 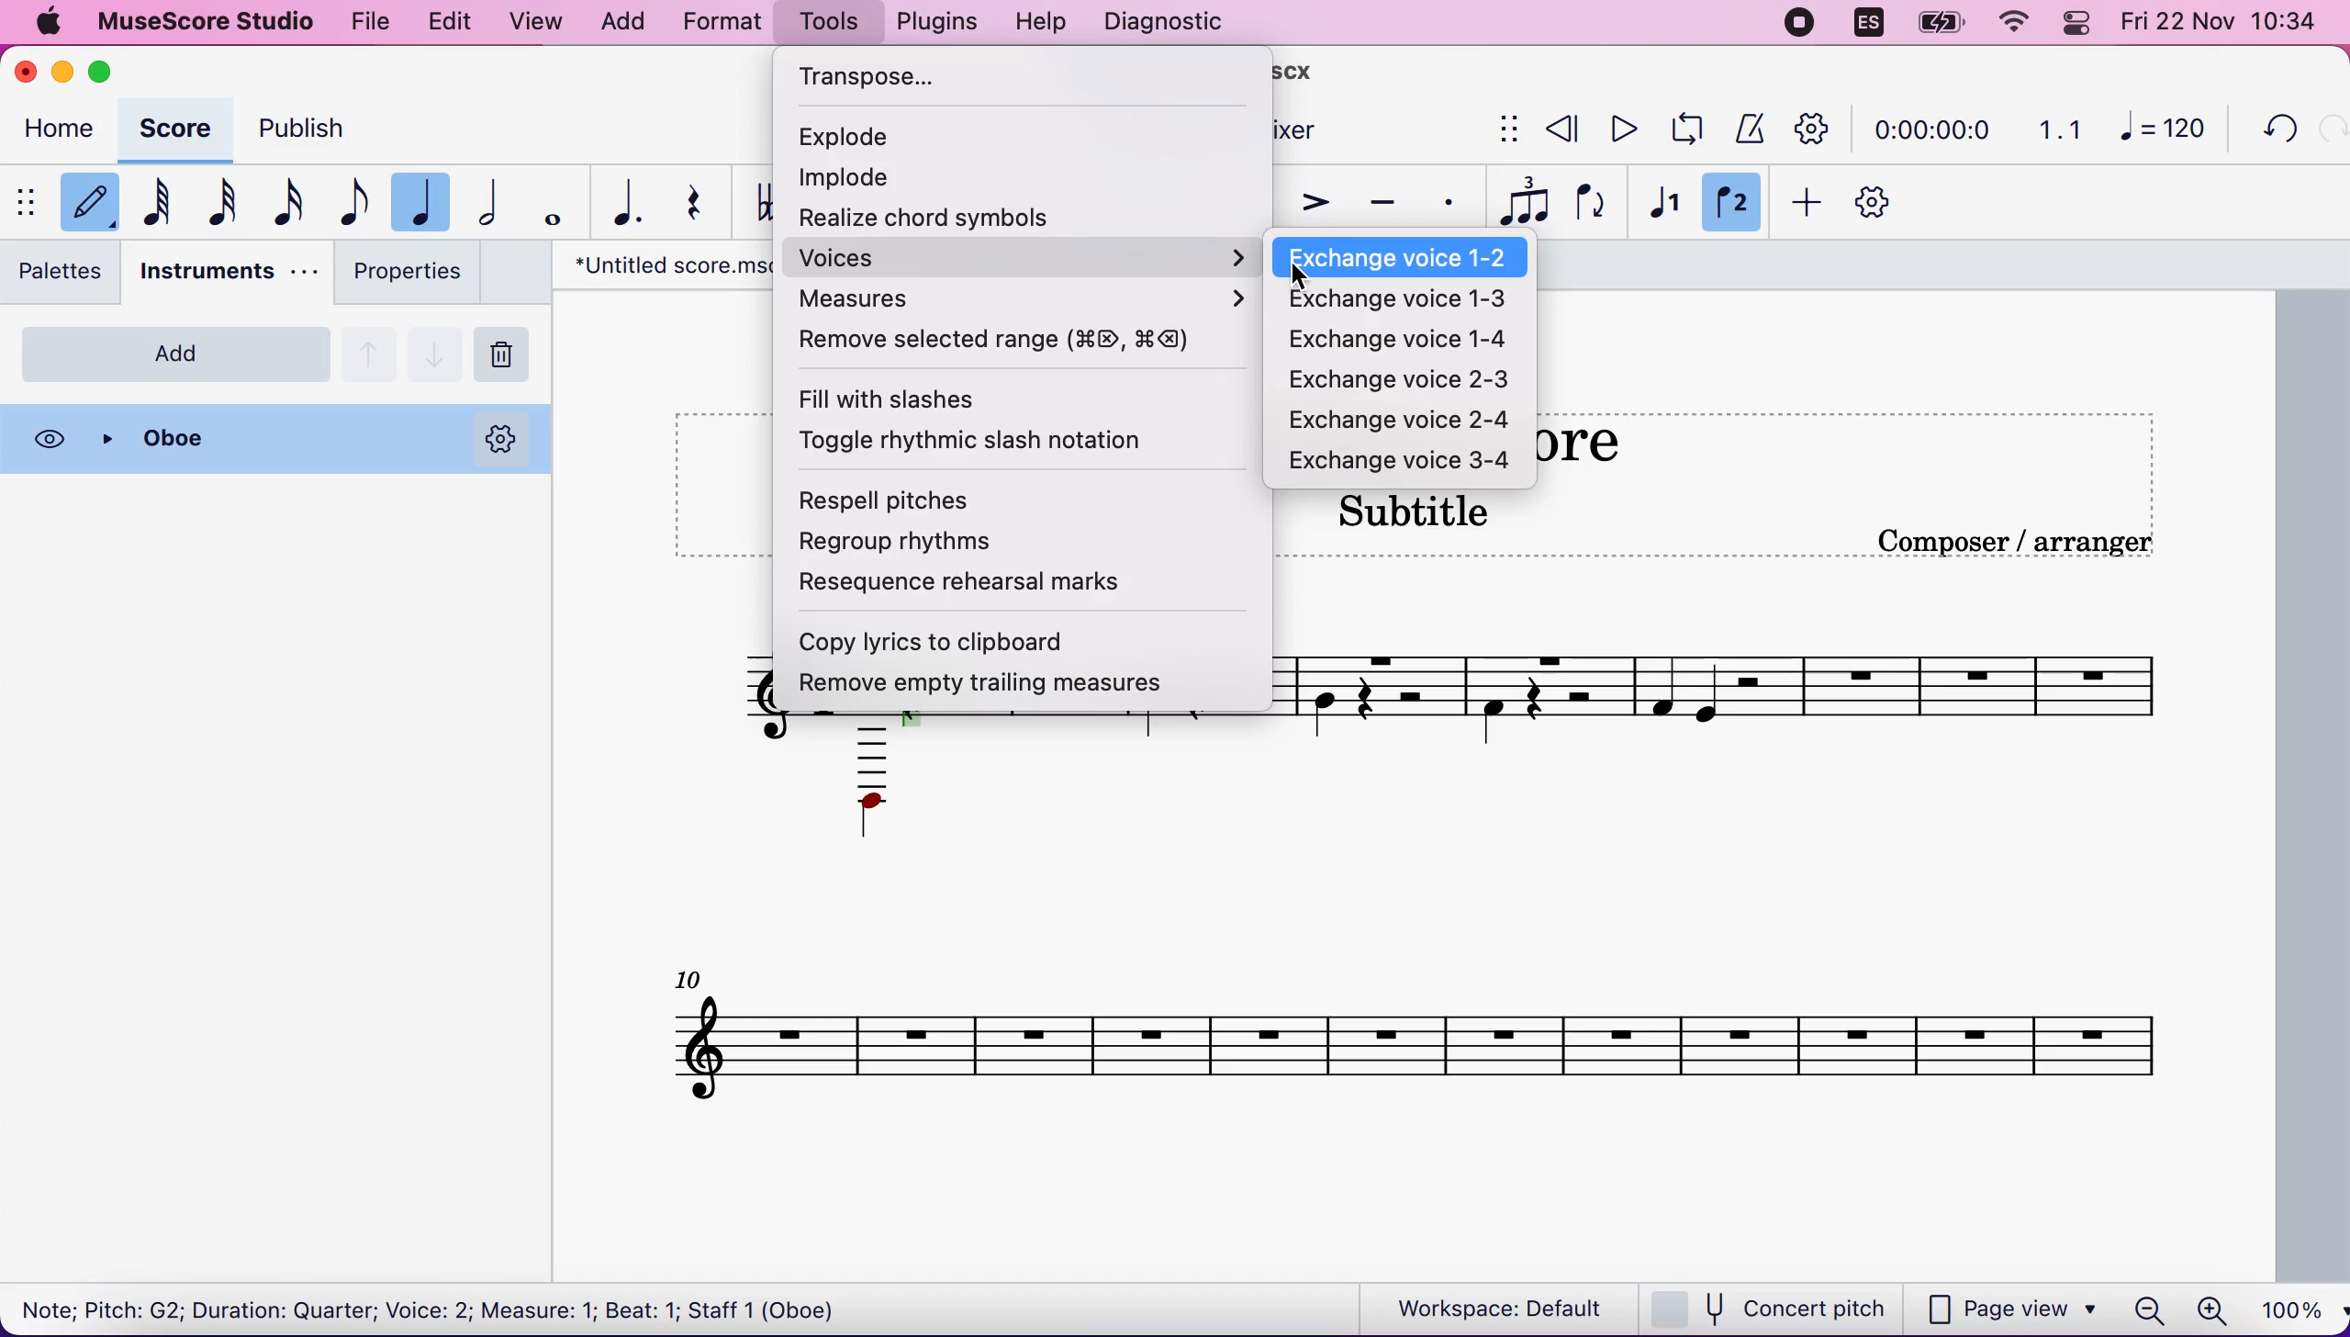 I want to click on rest, so click(x=702, y=208).